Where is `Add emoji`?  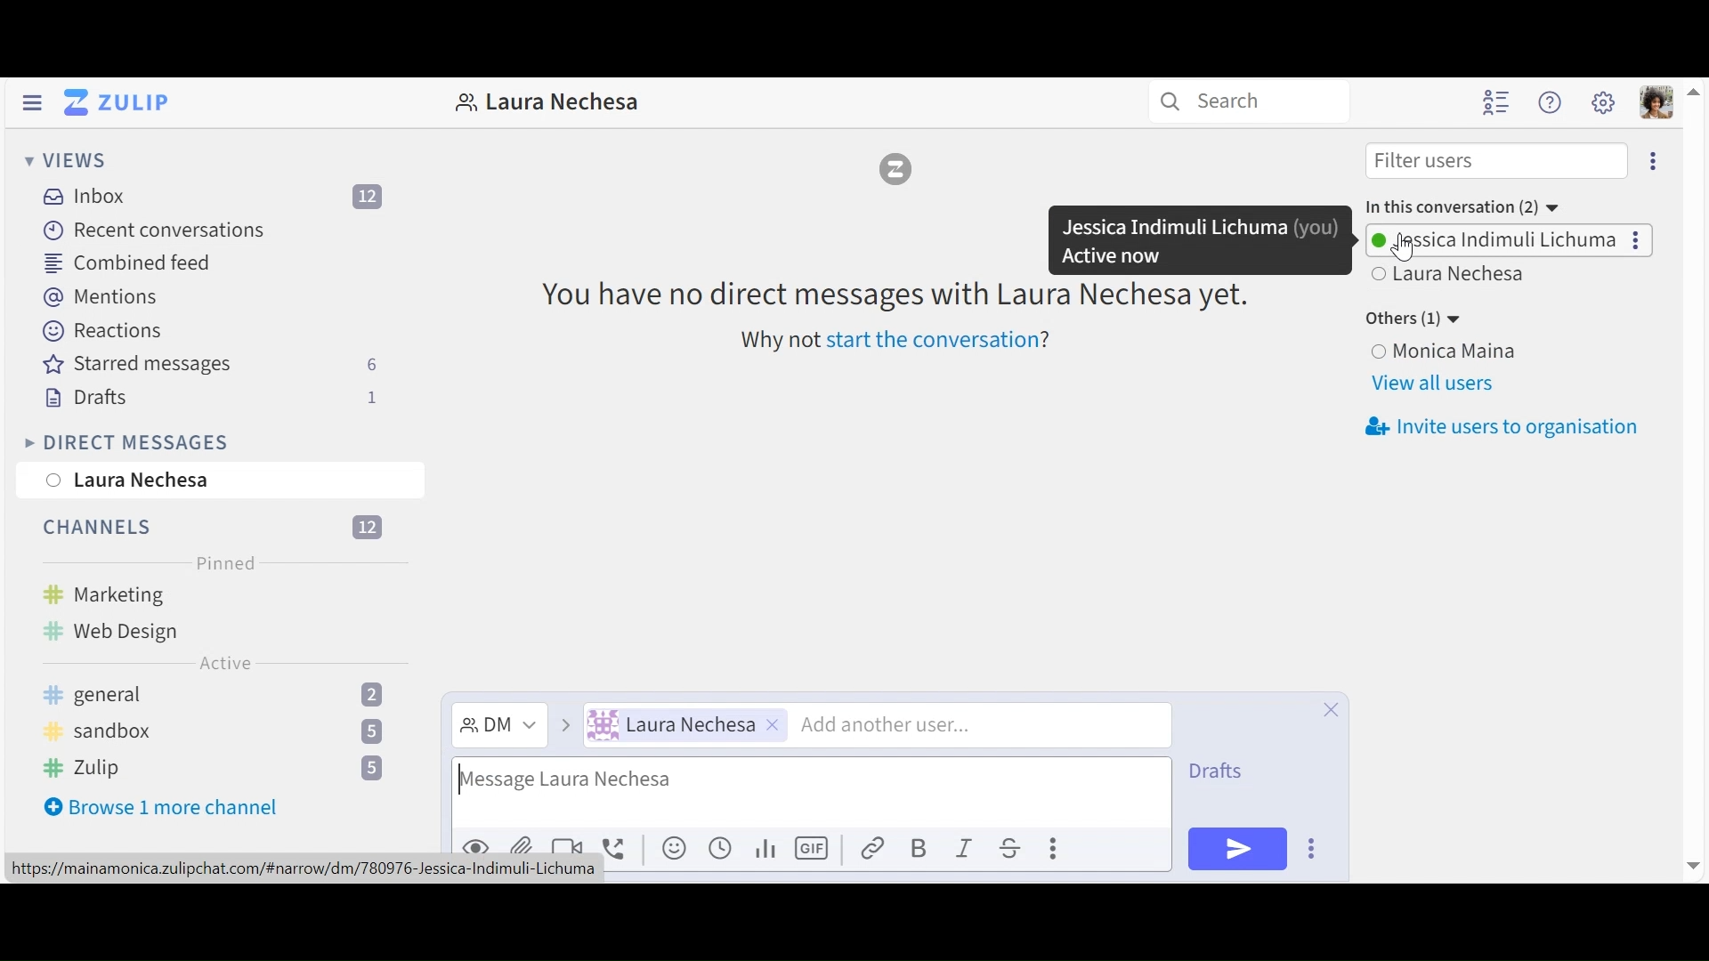 Add emoji is located at coordinates (672, 848).